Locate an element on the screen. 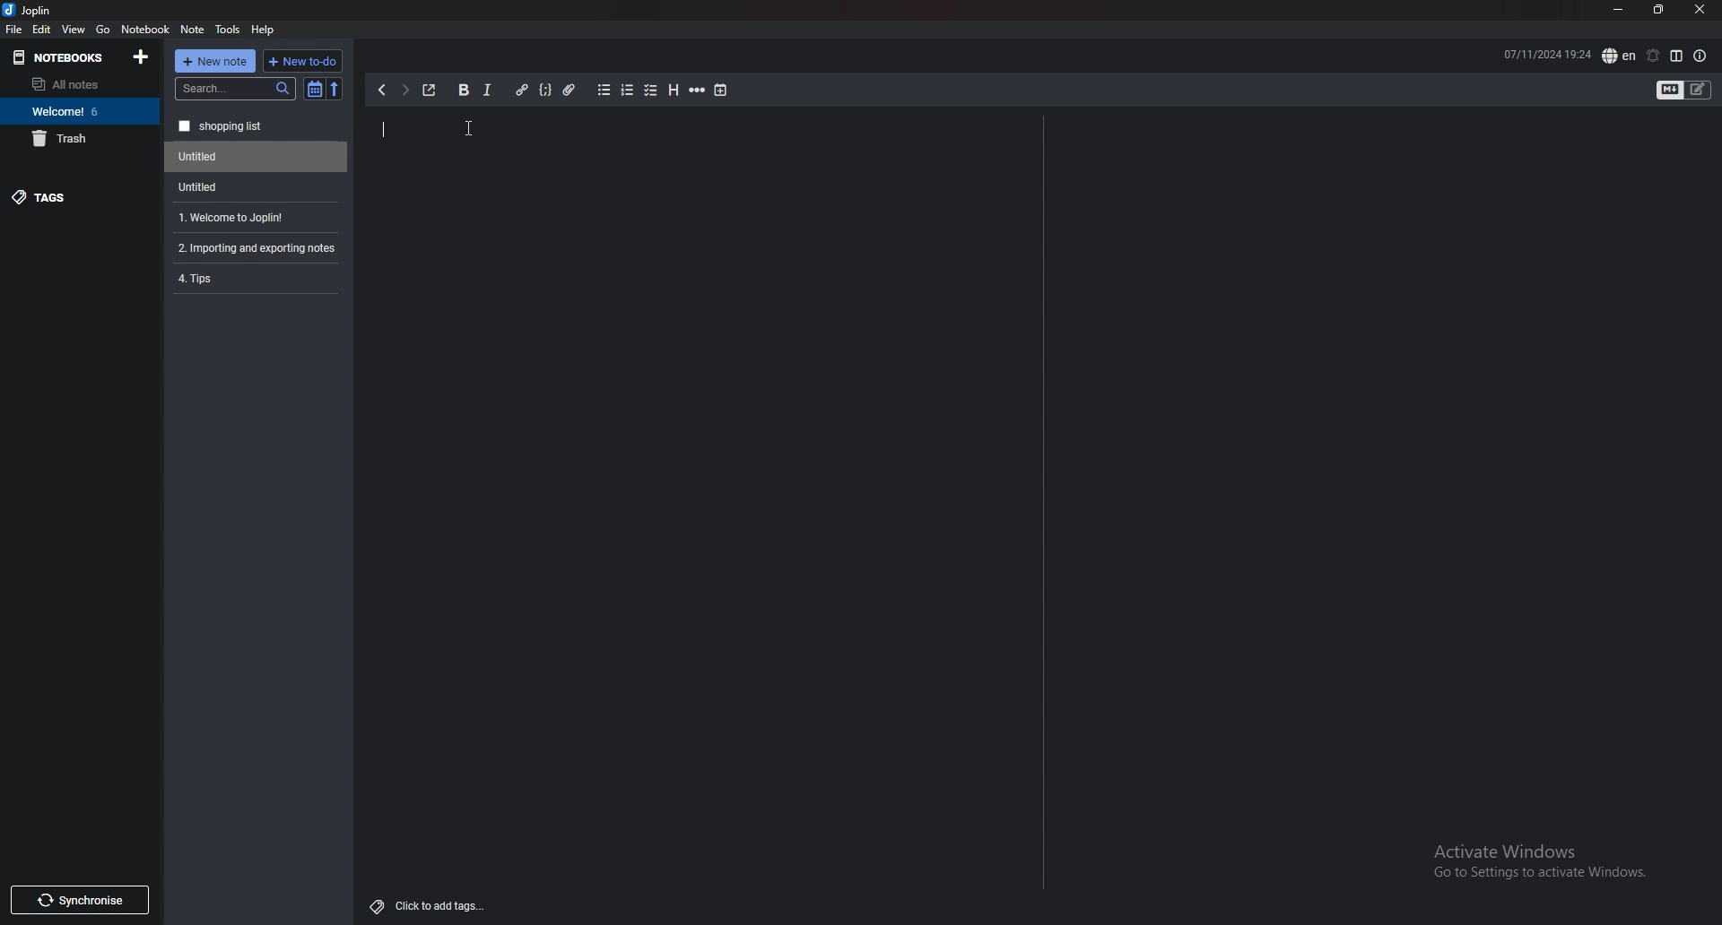  bold is located at coordinates (462, 91).